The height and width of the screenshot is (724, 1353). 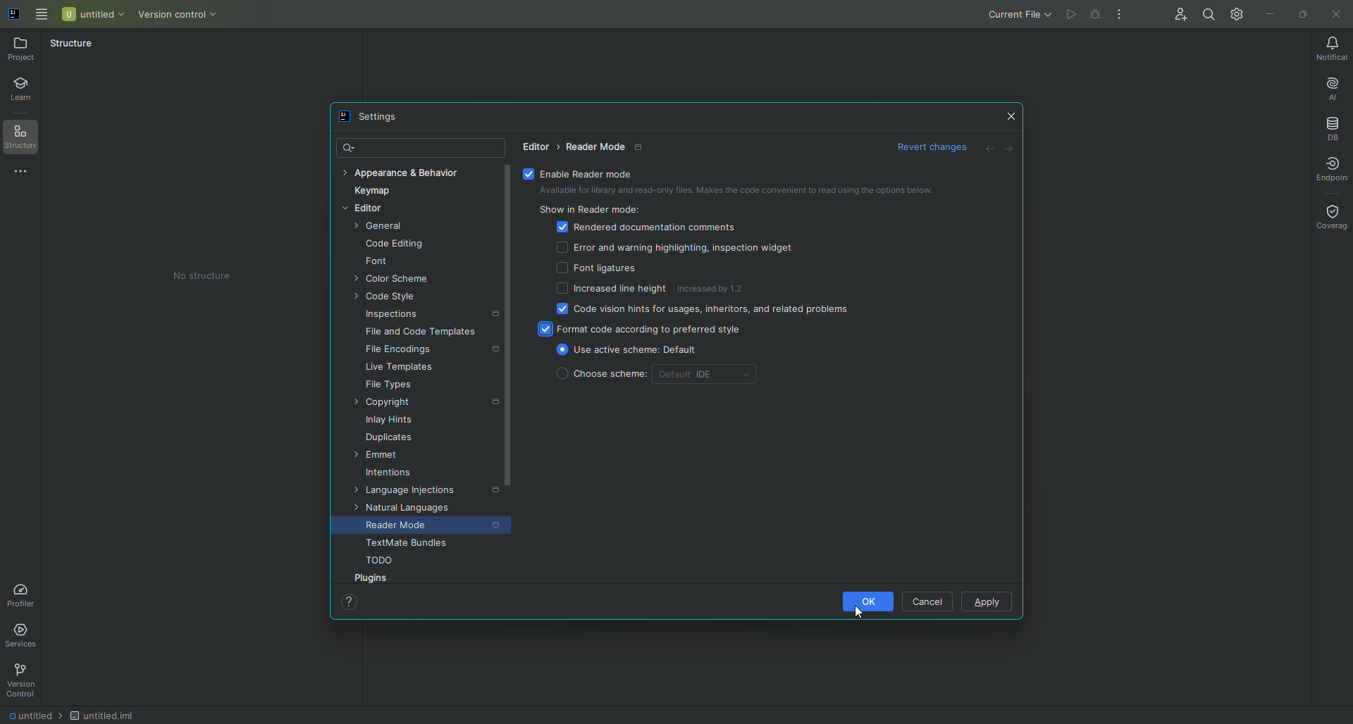 What do you see at coordinates (23, 136) in the screenshot?
I see `Structure` at bounding box center [23, 136].